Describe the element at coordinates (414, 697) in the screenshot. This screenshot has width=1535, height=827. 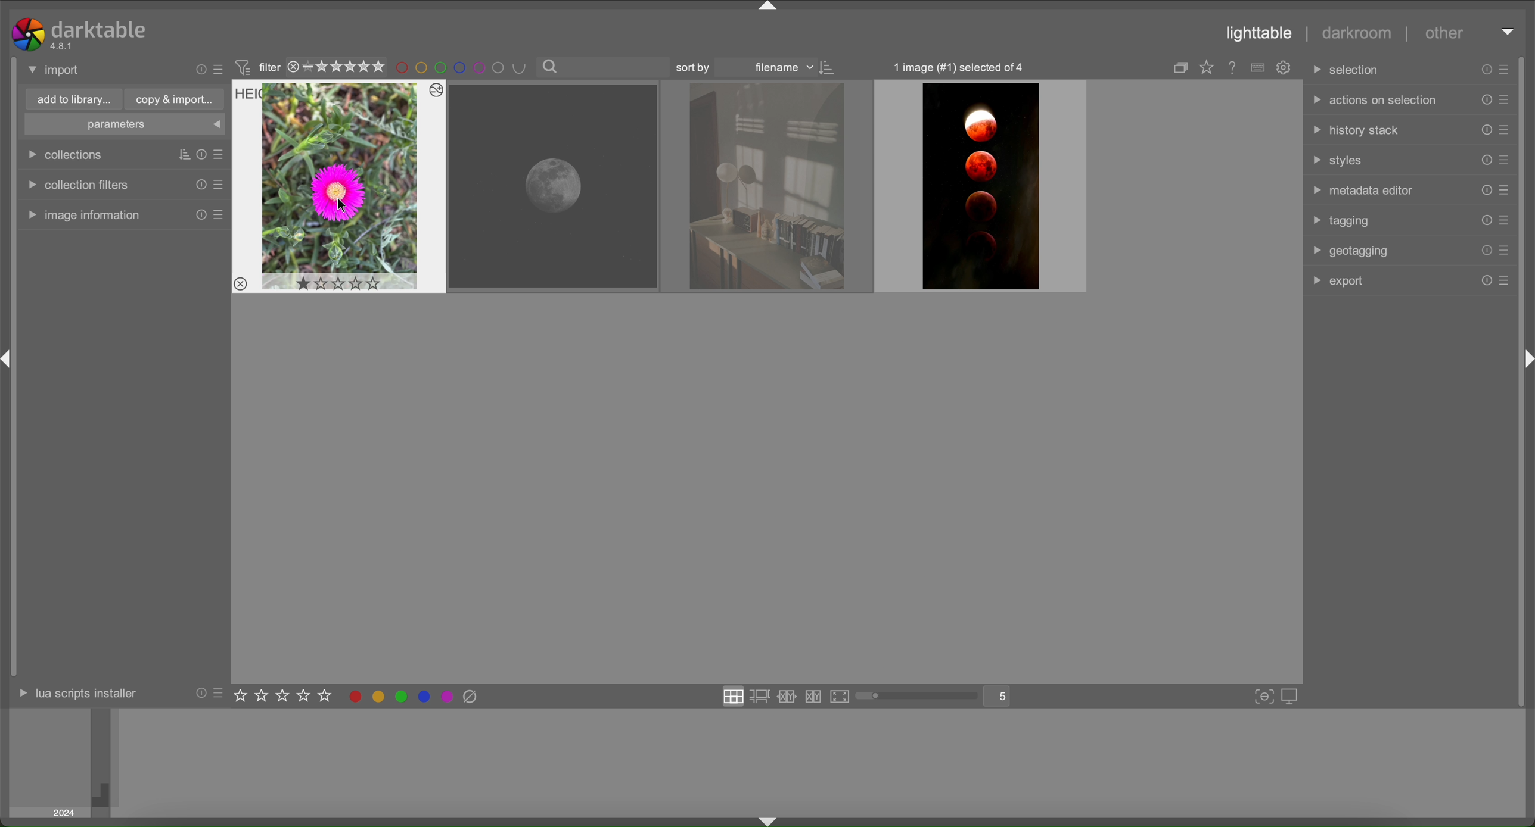
I see `filter by images color level` at that location.